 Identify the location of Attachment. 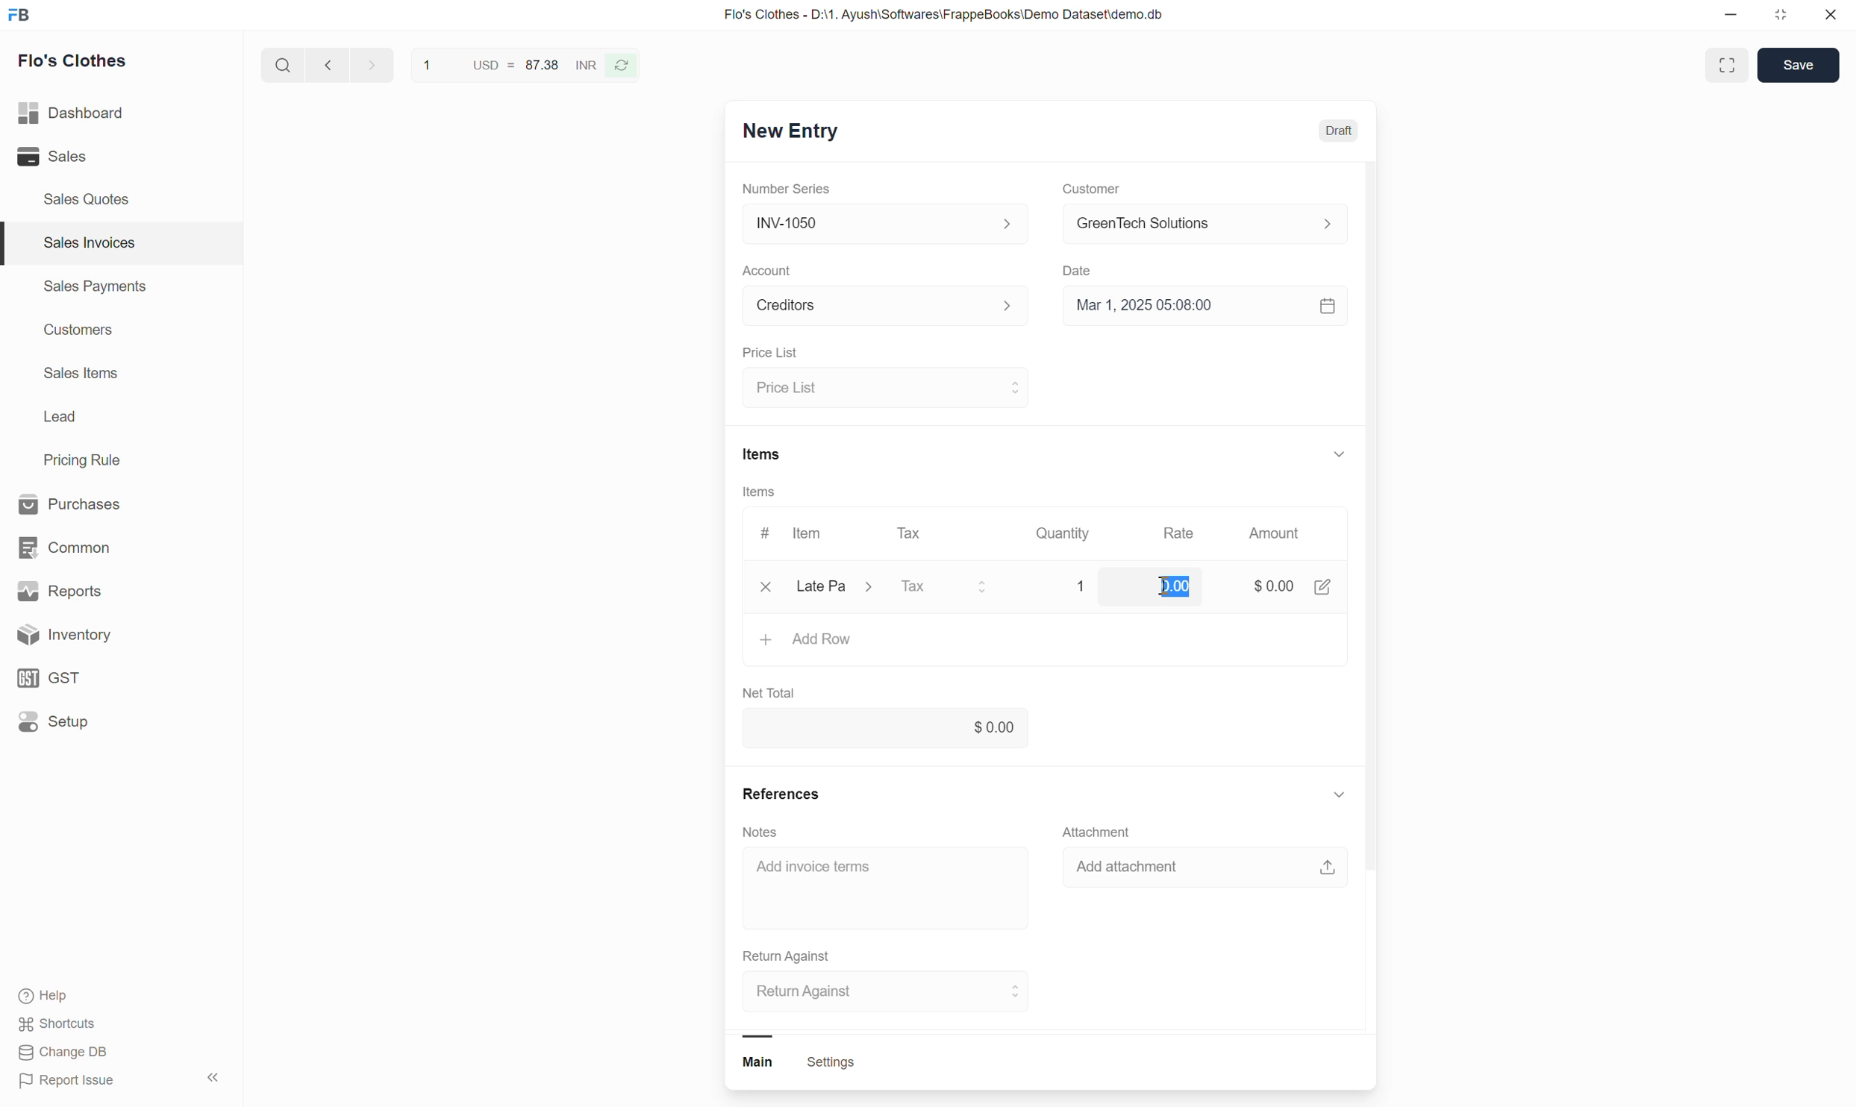
(1102, 829).